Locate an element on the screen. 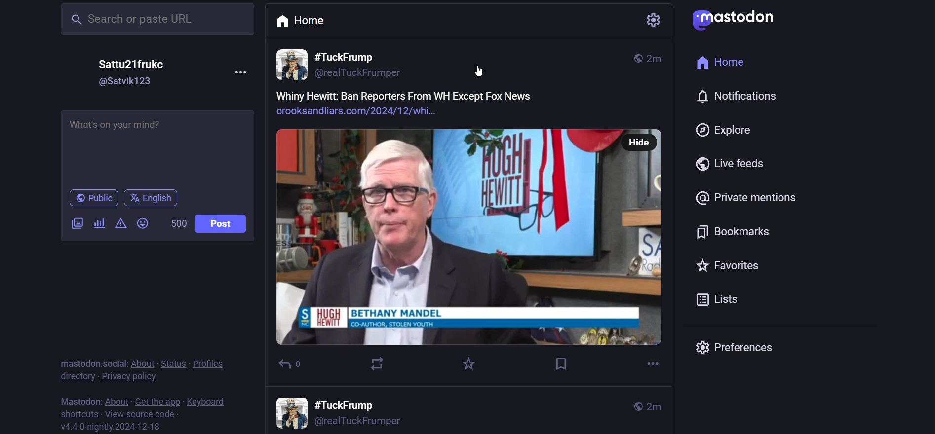  boost is located at coordinates (381, 362).